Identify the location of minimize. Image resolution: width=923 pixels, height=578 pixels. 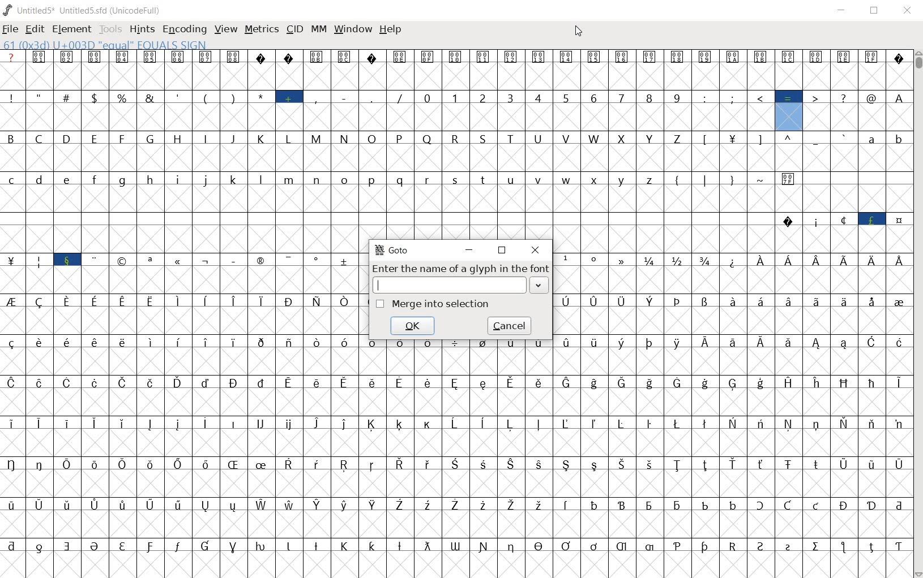
(469, 248).